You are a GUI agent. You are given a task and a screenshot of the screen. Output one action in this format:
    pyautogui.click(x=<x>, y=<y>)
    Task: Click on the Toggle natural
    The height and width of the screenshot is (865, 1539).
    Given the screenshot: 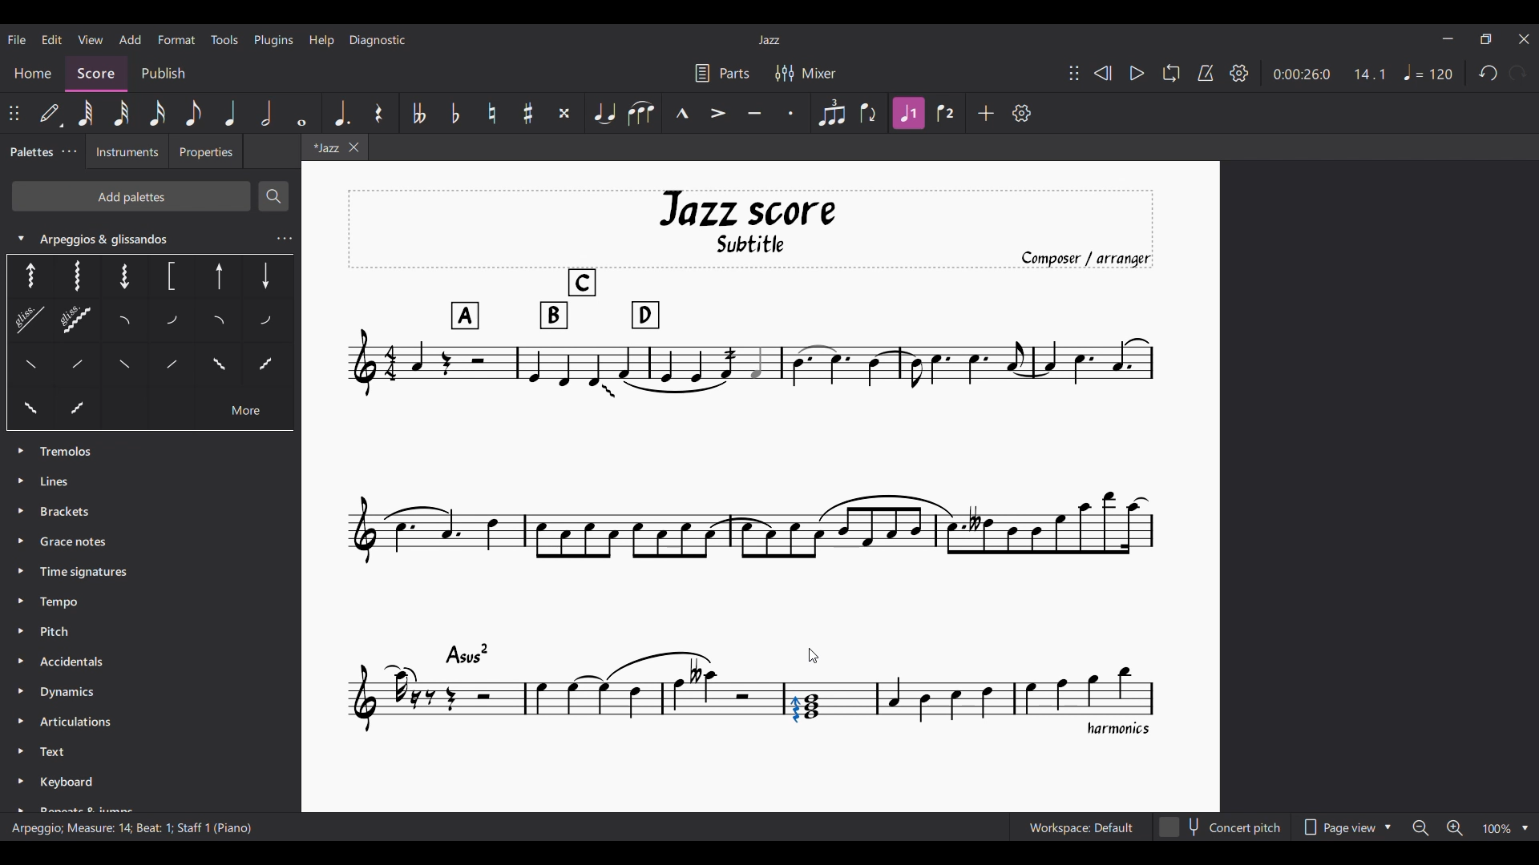 What is the action you would take?
    pyautogui.click(x=492, y=113)
    